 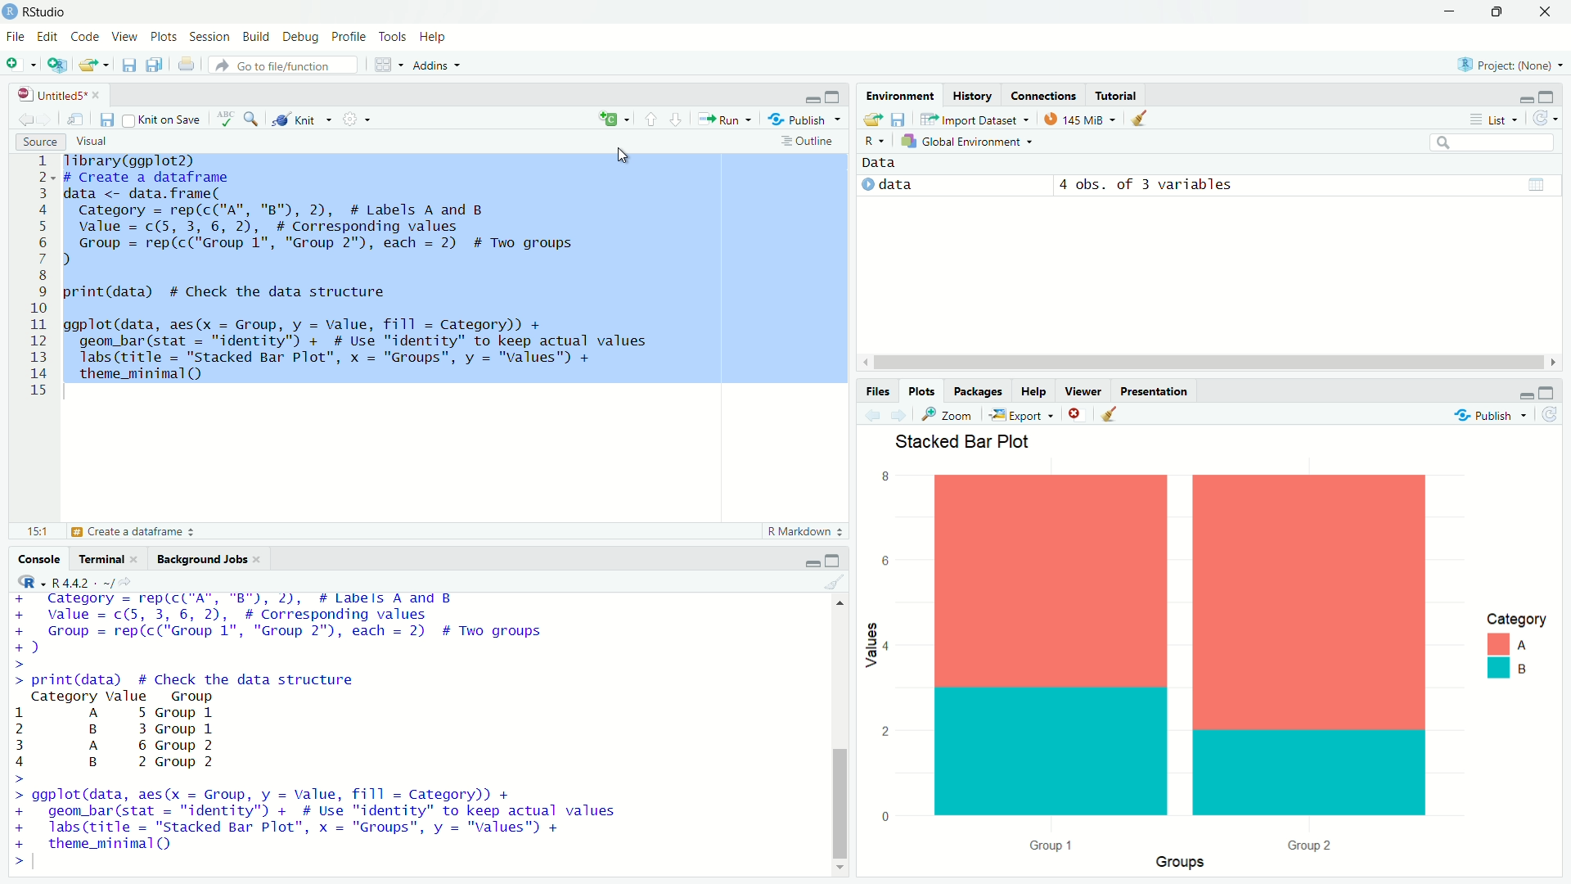 What do you see at coordinates (812, 98) in the screenshot?
I see `Minimize` at bounding box center [812, 98].